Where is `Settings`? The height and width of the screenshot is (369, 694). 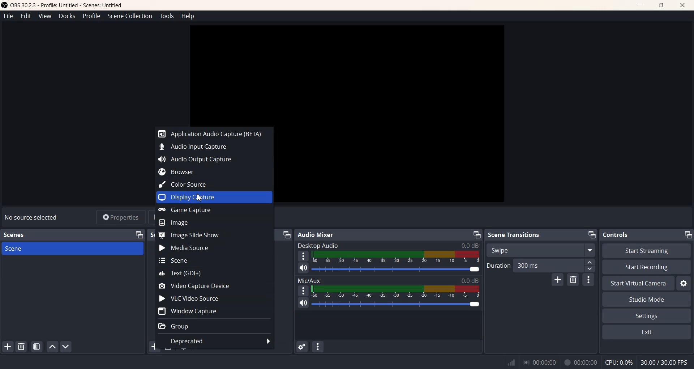
Settings is located at coordinates (646, 316).